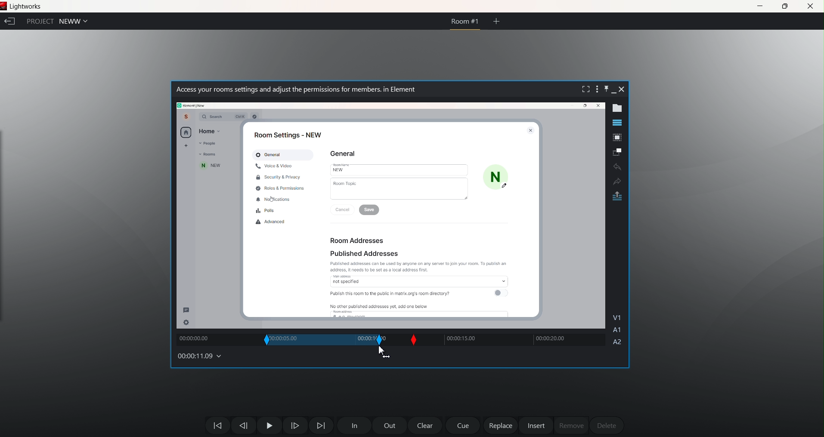 This screenshot has width=824, height=437. What do you see at coordinates (275, 199) in the screenshot?
I see `Notifications` at bounding box center [275, 199].